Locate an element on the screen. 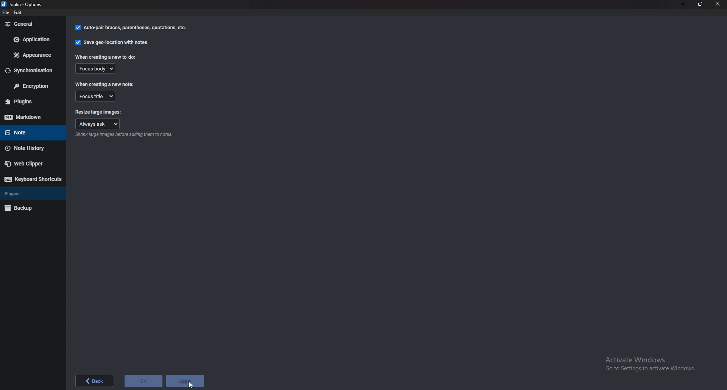 This screenshot has height=390, width=727. Encryption is located at coordinates (31, 86).